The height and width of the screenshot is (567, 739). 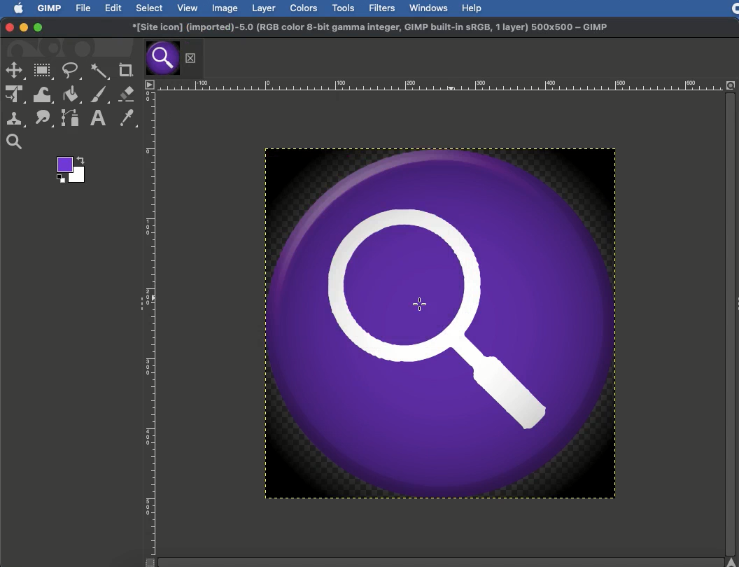 What do you see at coordinates (72, 71) in the screenshot?
I see `Freeform selection` at bounding box center [72, 71].